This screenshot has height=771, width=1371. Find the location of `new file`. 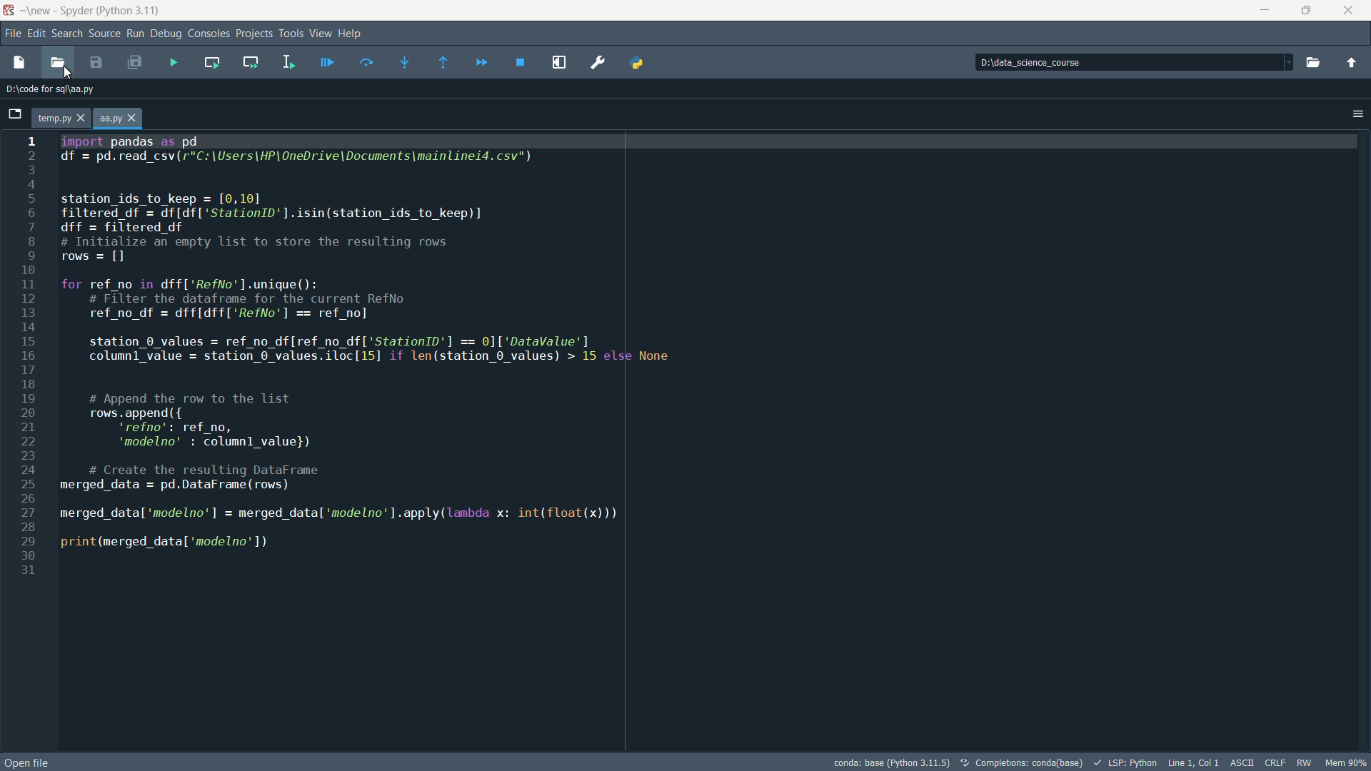

new file is located at coordinates (19, 63).